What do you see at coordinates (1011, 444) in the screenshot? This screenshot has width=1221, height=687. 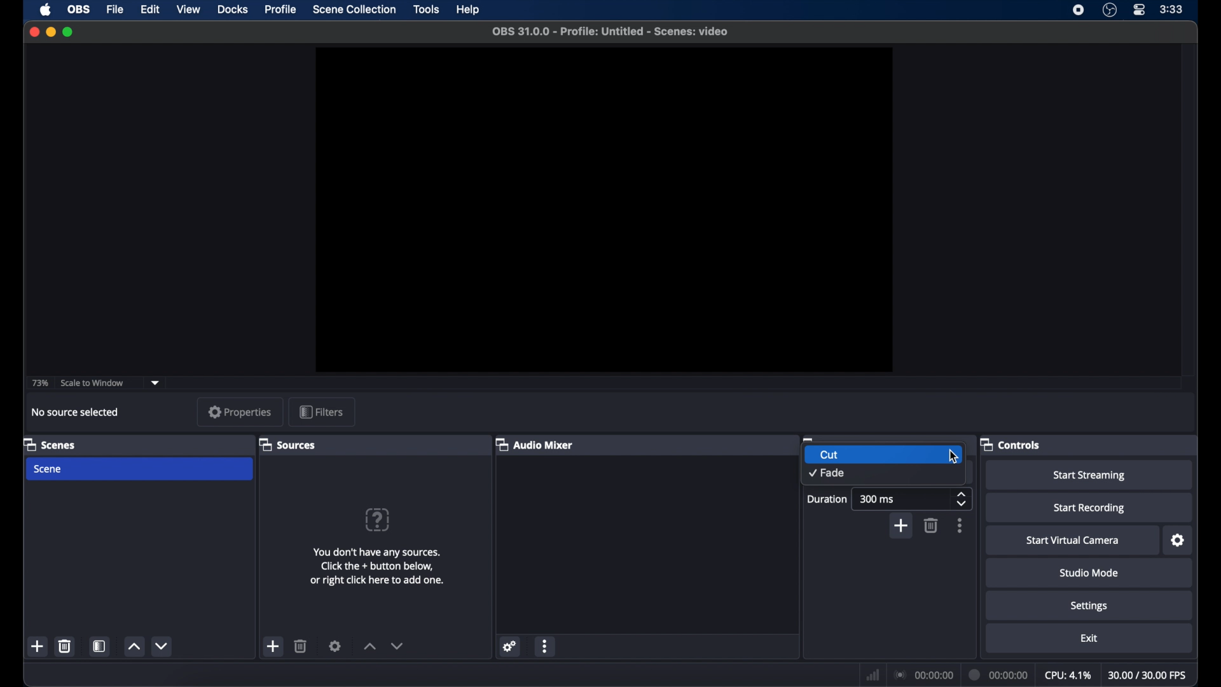 I see `controls` at bounding box center [1011, 444].